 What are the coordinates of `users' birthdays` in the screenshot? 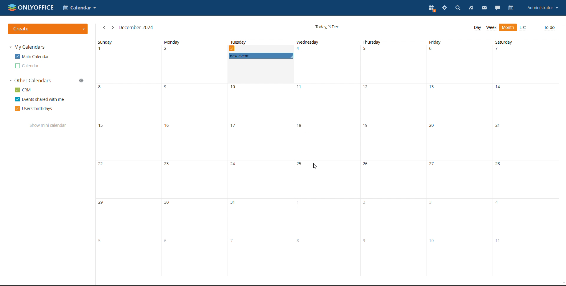 It's located at (34, 109).